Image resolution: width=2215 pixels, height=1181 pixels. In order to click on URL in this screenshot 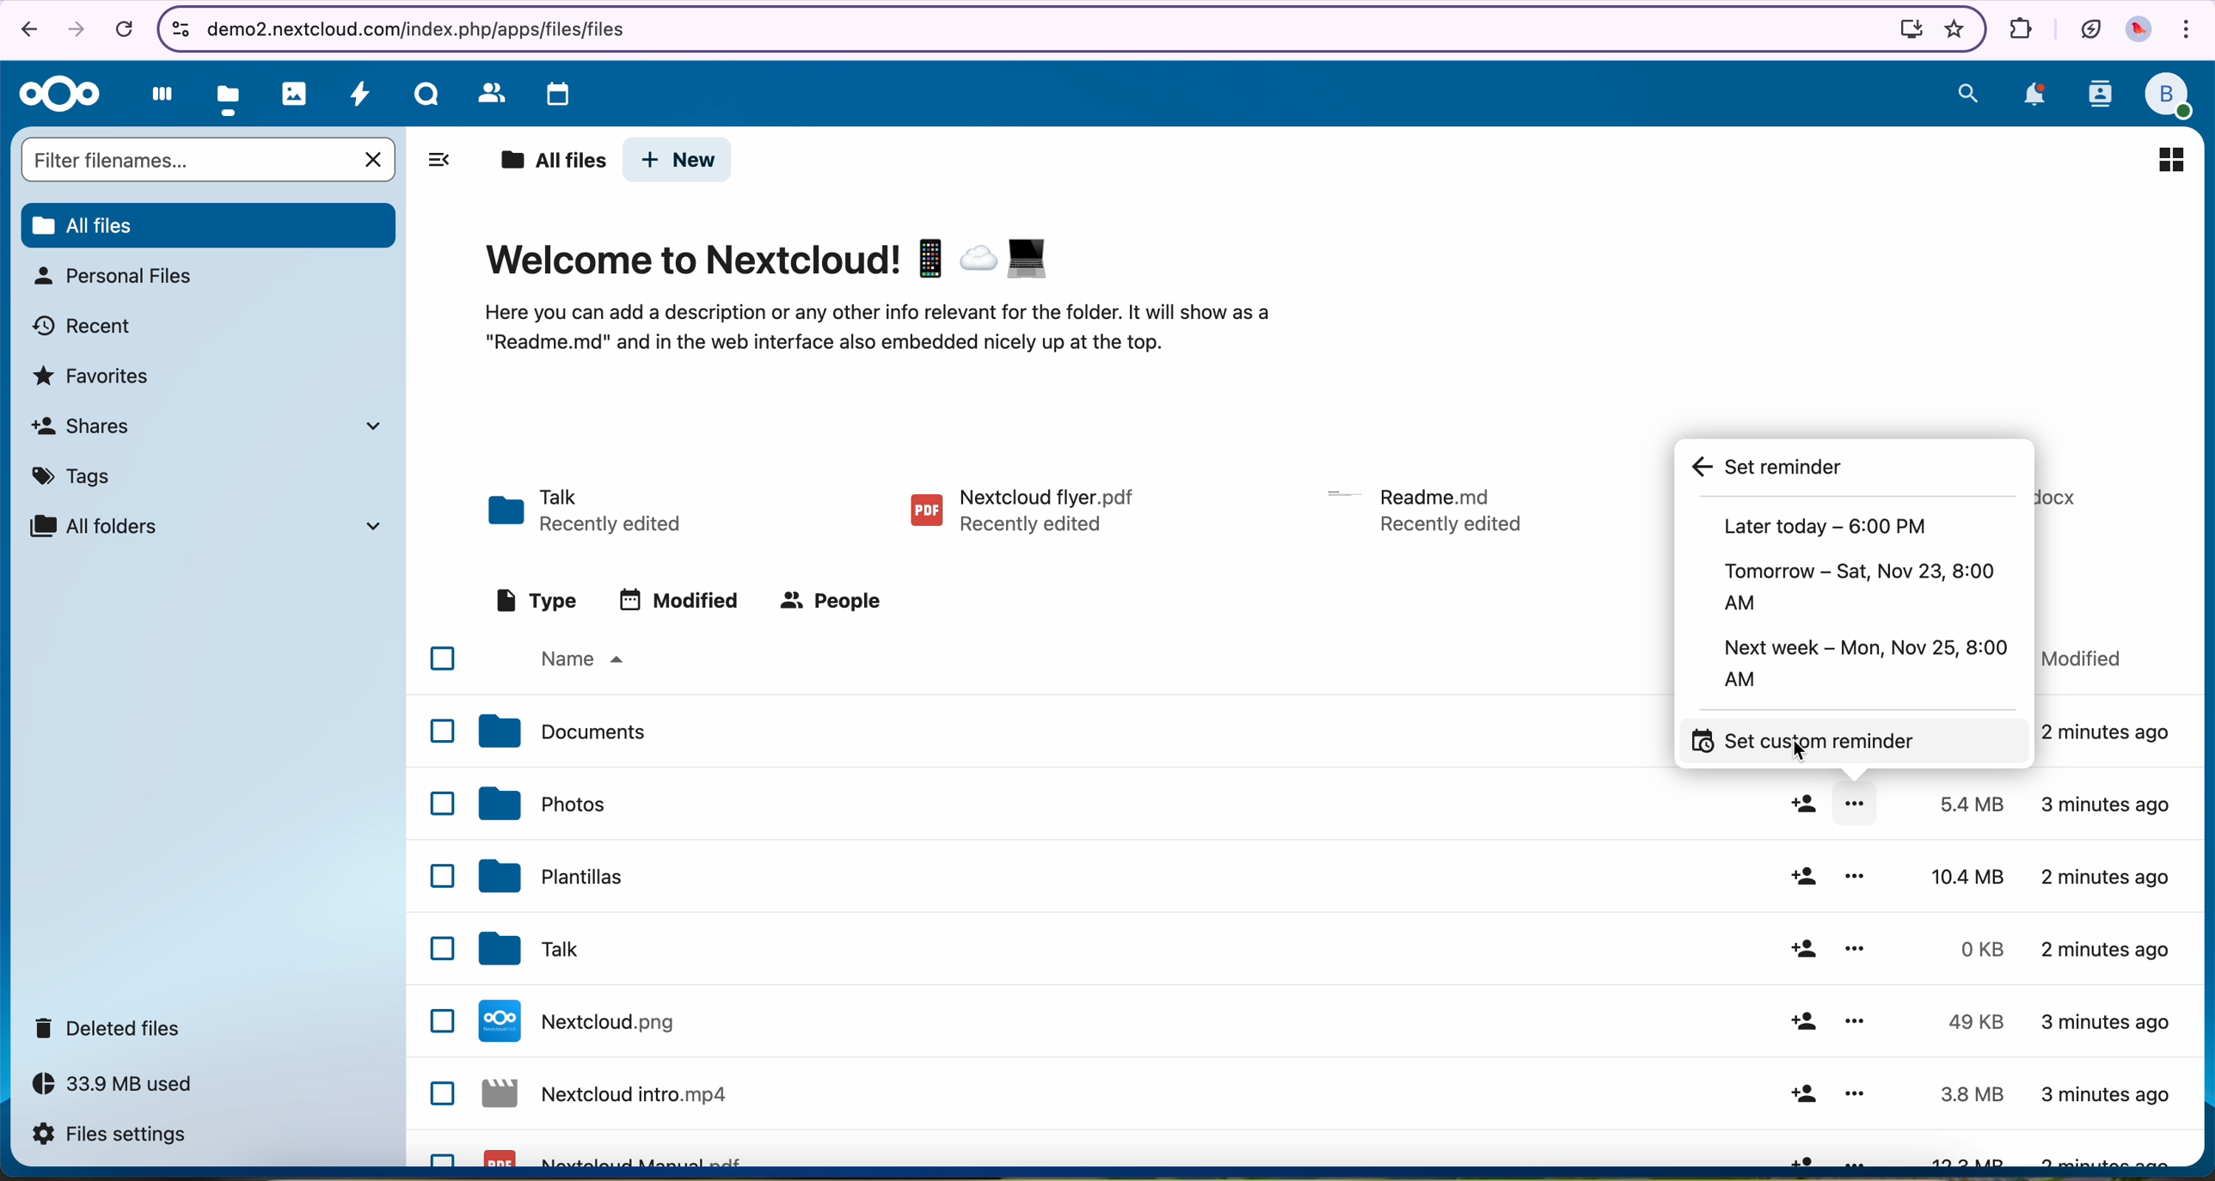, I will do `click(429, 28)`.